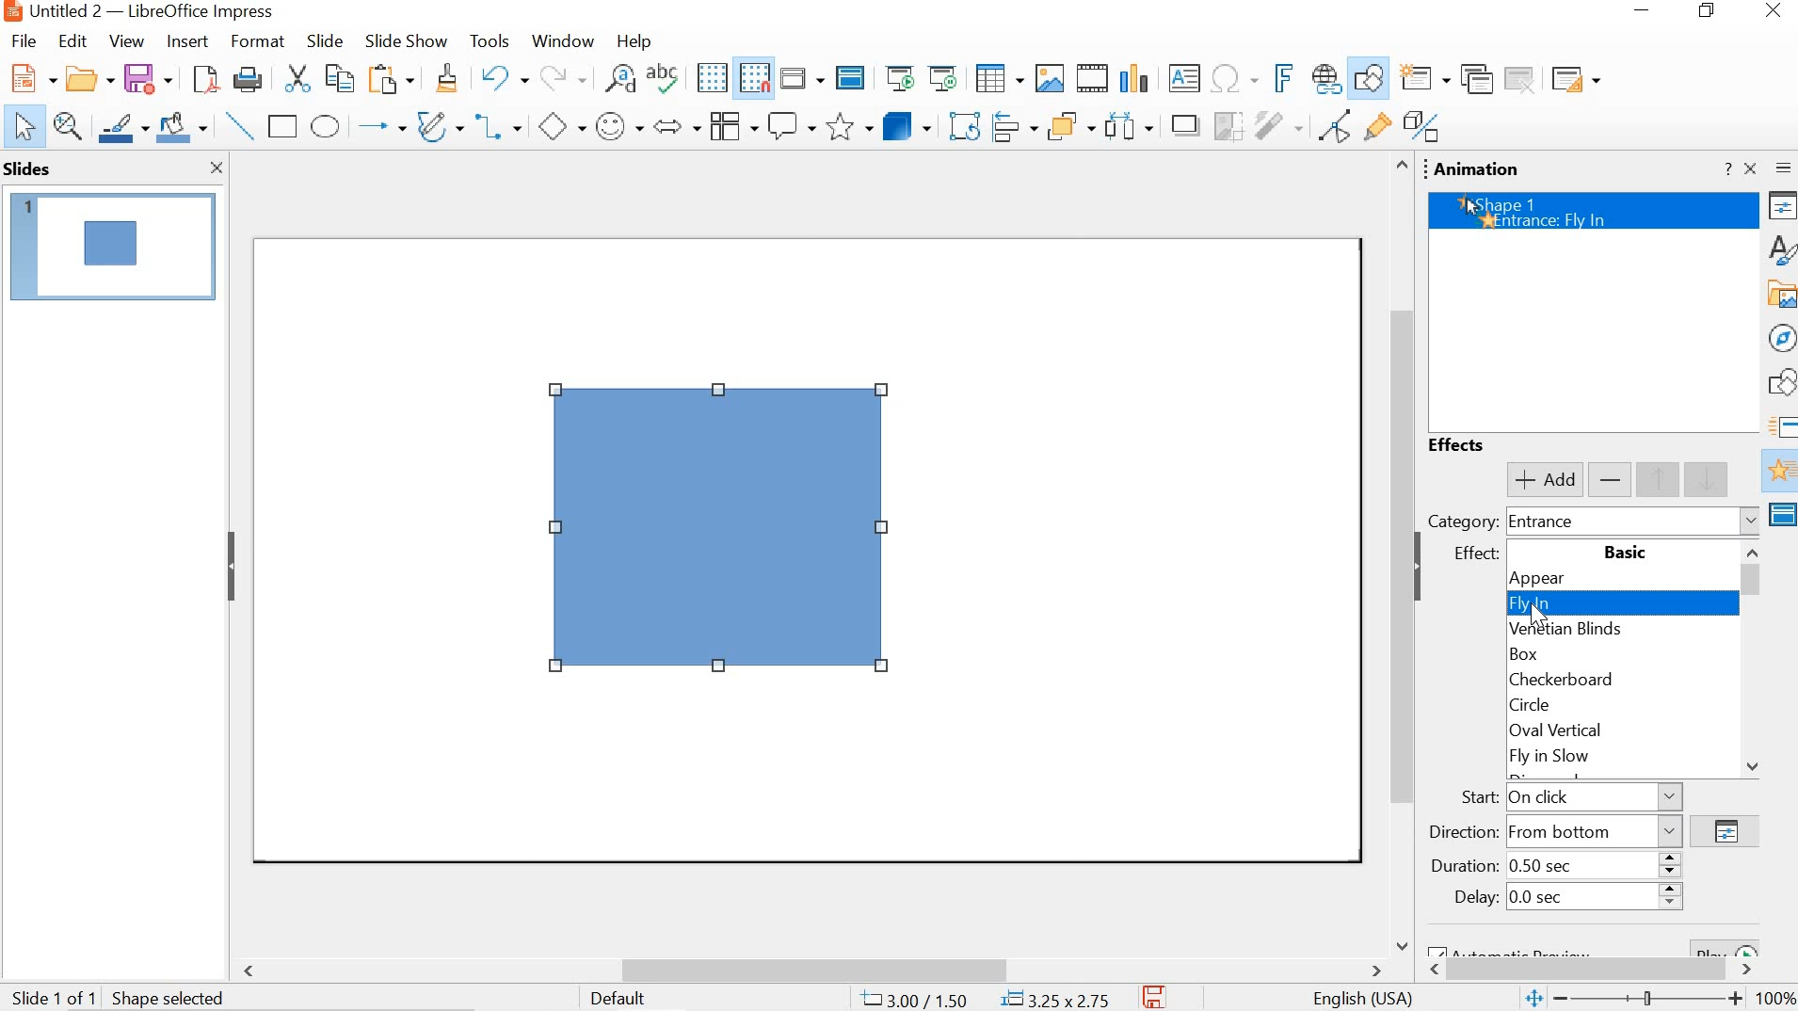  Describe the element at coordinates (1375, 126) in the screenshot. I see `gluepoint function` at that location.